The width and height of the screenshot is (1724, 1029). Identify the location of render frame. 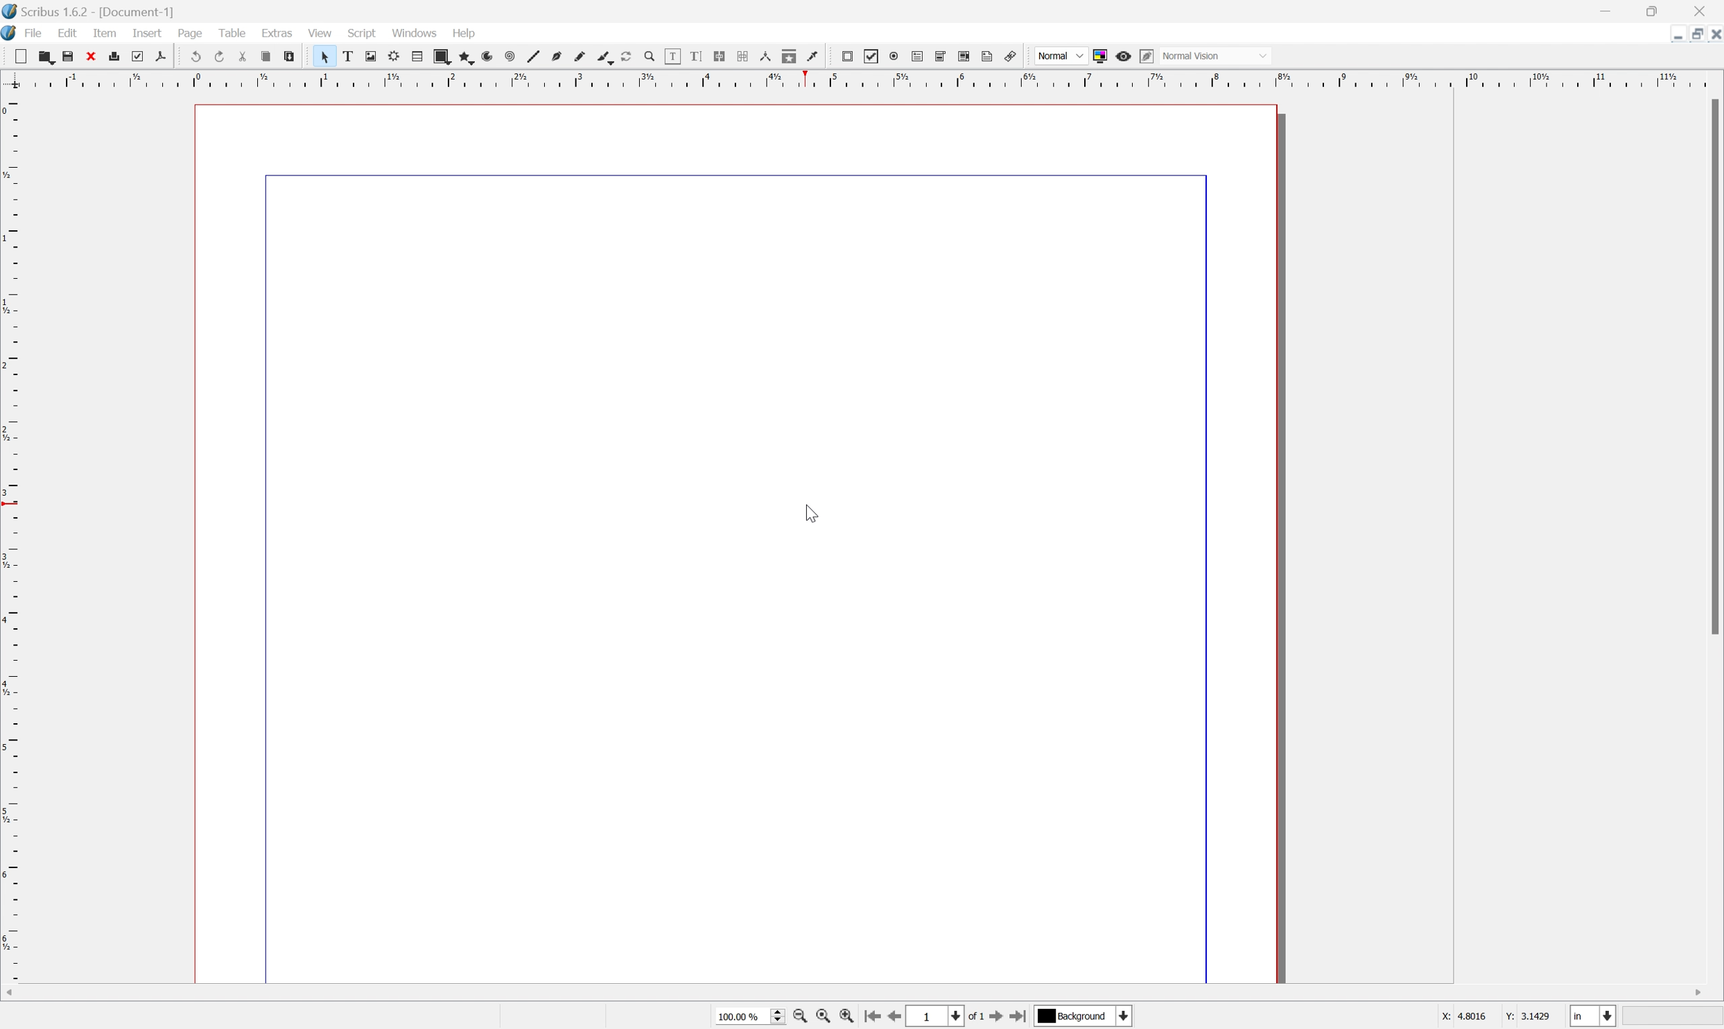
(394, 58).